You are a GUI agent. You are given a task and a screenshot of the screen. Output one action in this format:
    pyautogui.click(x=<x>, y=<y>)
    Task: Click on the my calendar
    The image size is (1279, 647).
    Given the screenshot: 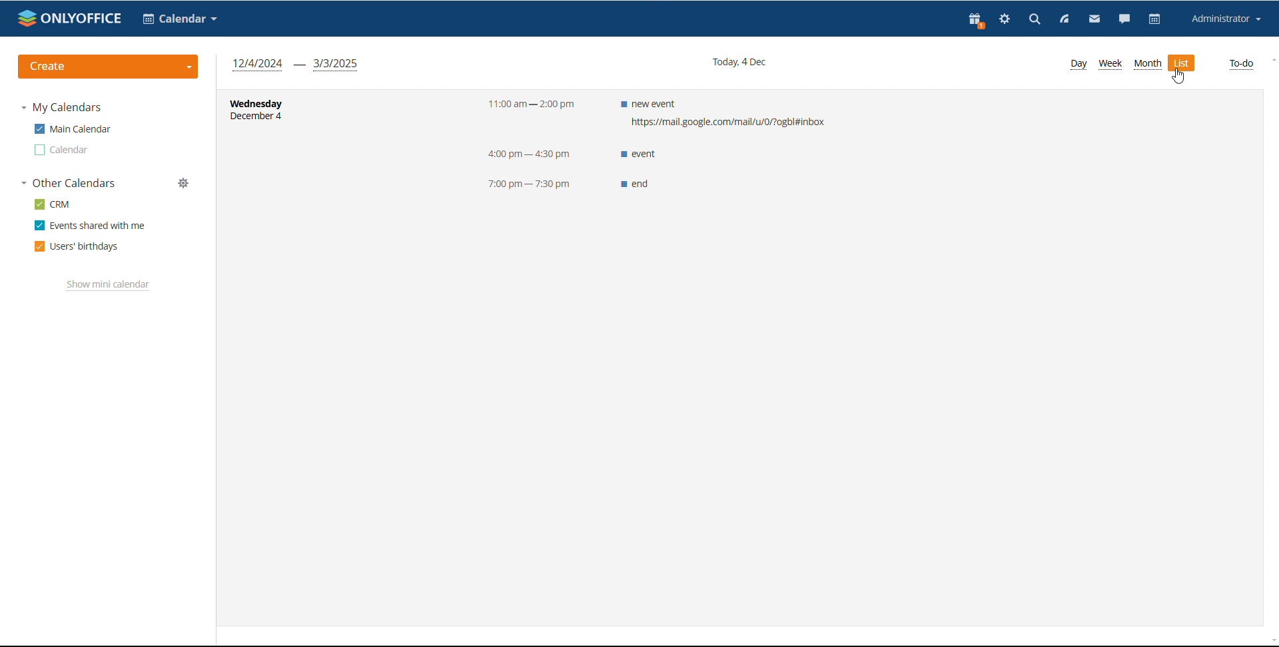 What is the action you would take?
    pyautogui.click(x=61, y=108)
    